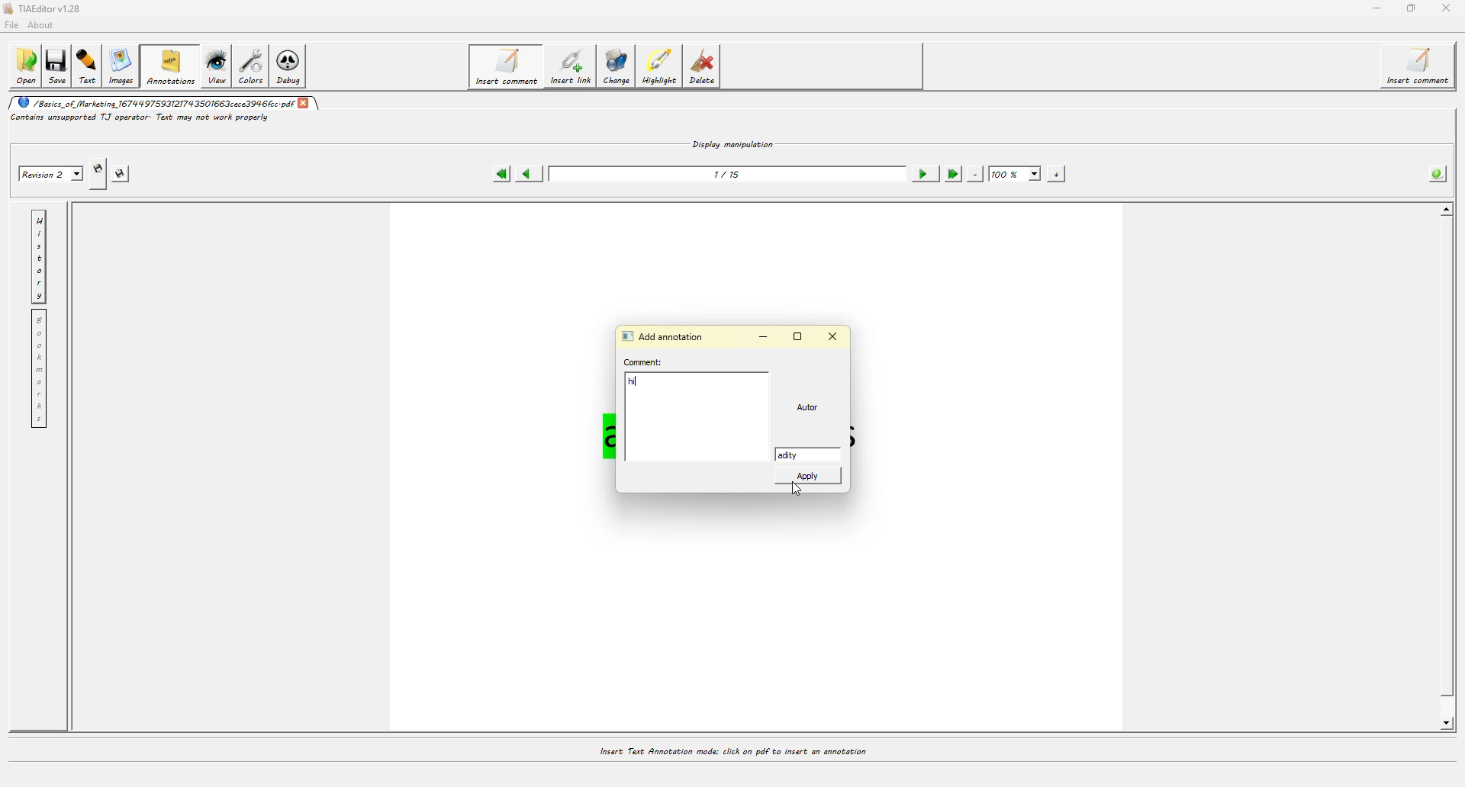 This screenshot has width=1465, height=787. Describe the element at coordinates (254, 66) in the screenshot. I see `colors` at that location.